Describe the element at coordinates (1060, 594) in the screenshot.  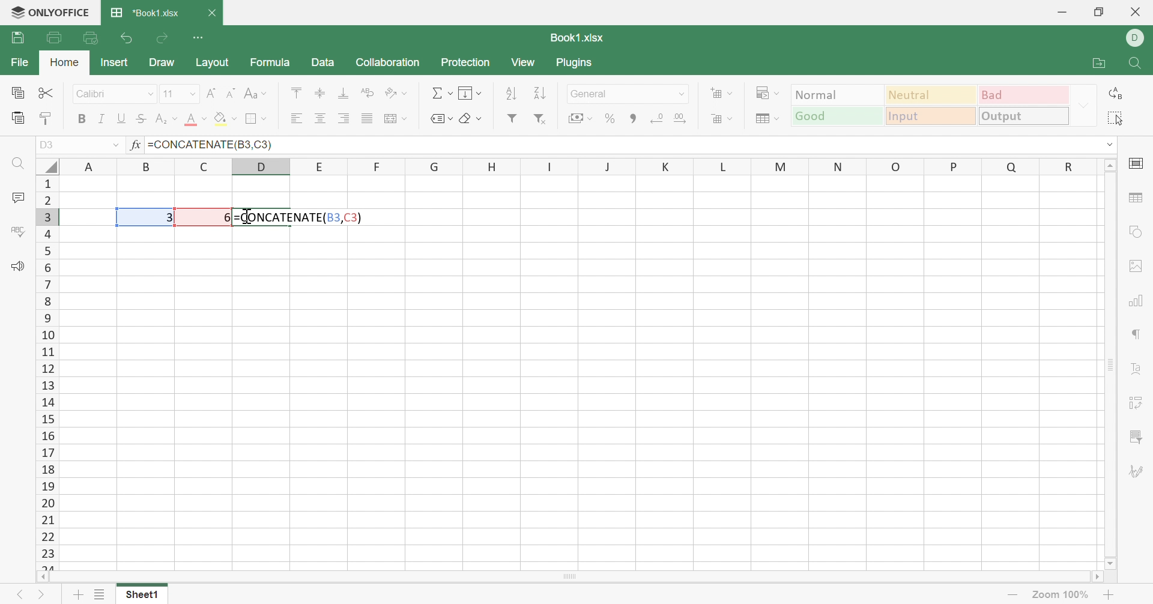
I see `Zoom out 57%` at that location.